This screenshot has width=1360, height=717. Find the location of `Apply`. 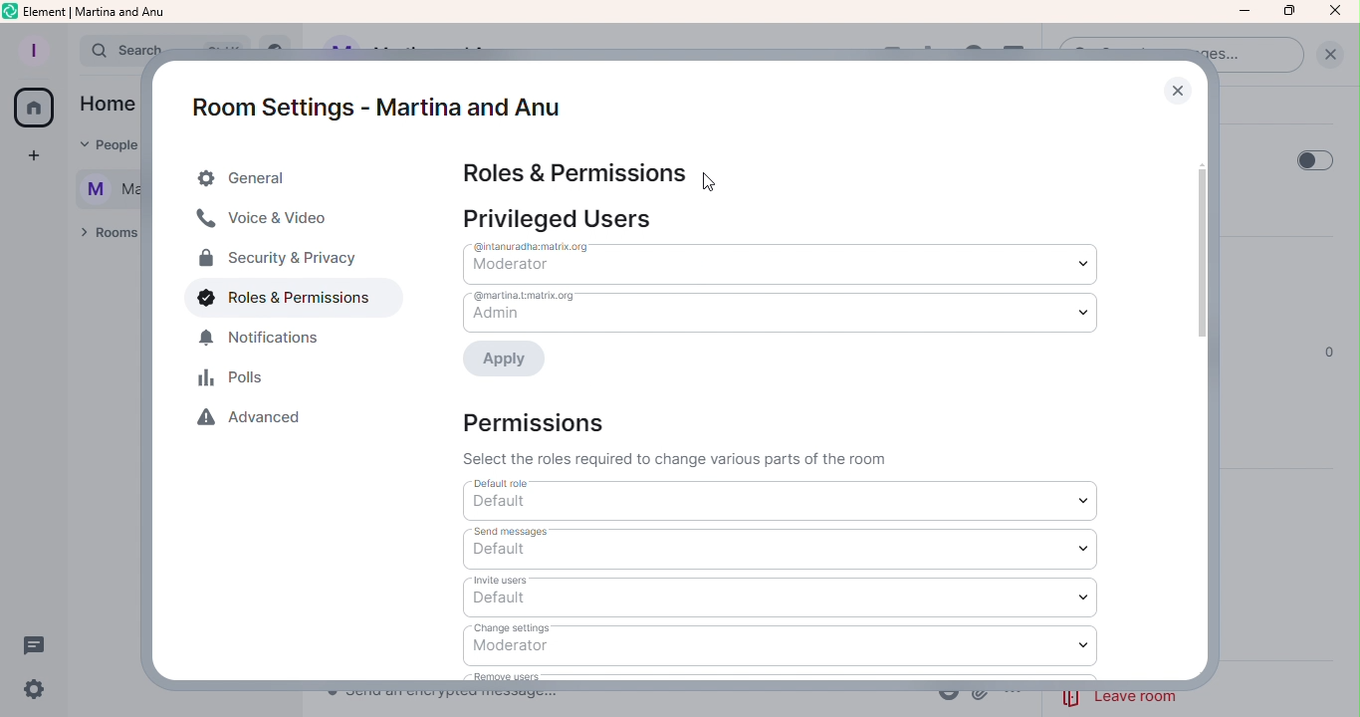

Apply is located at coordinates (512, 361).